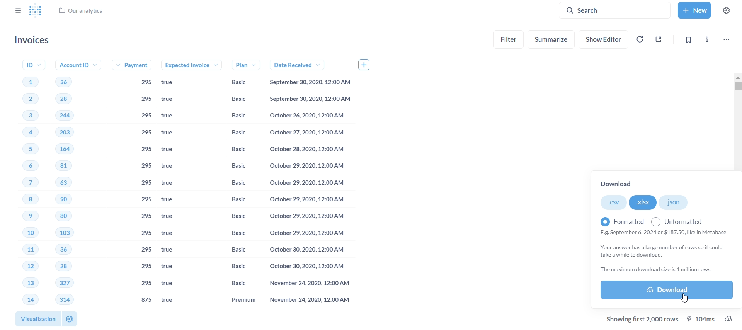  I want to click on close sidebars, so click(17, 10).